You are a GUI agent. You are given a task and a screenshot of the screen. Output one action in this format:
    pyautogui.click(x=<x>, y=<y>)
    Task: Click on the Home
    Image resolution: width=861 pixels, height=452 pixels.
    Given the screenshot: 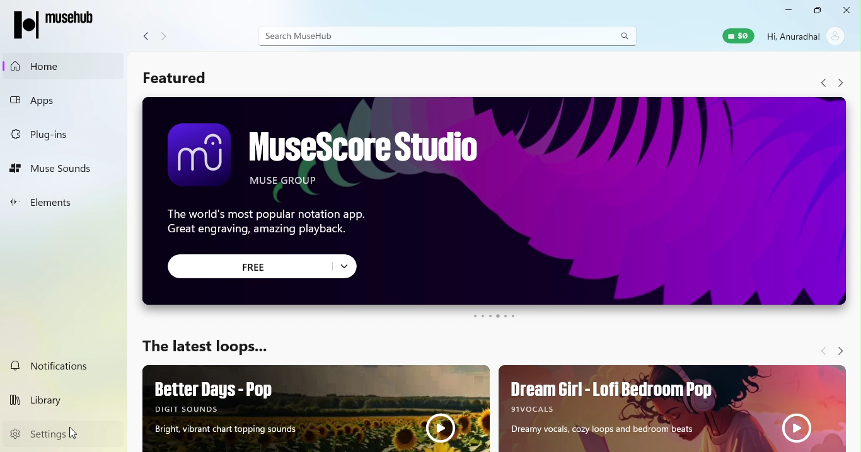 What is the action you would take?
    pyautogui.click(x=57, y=65)
    